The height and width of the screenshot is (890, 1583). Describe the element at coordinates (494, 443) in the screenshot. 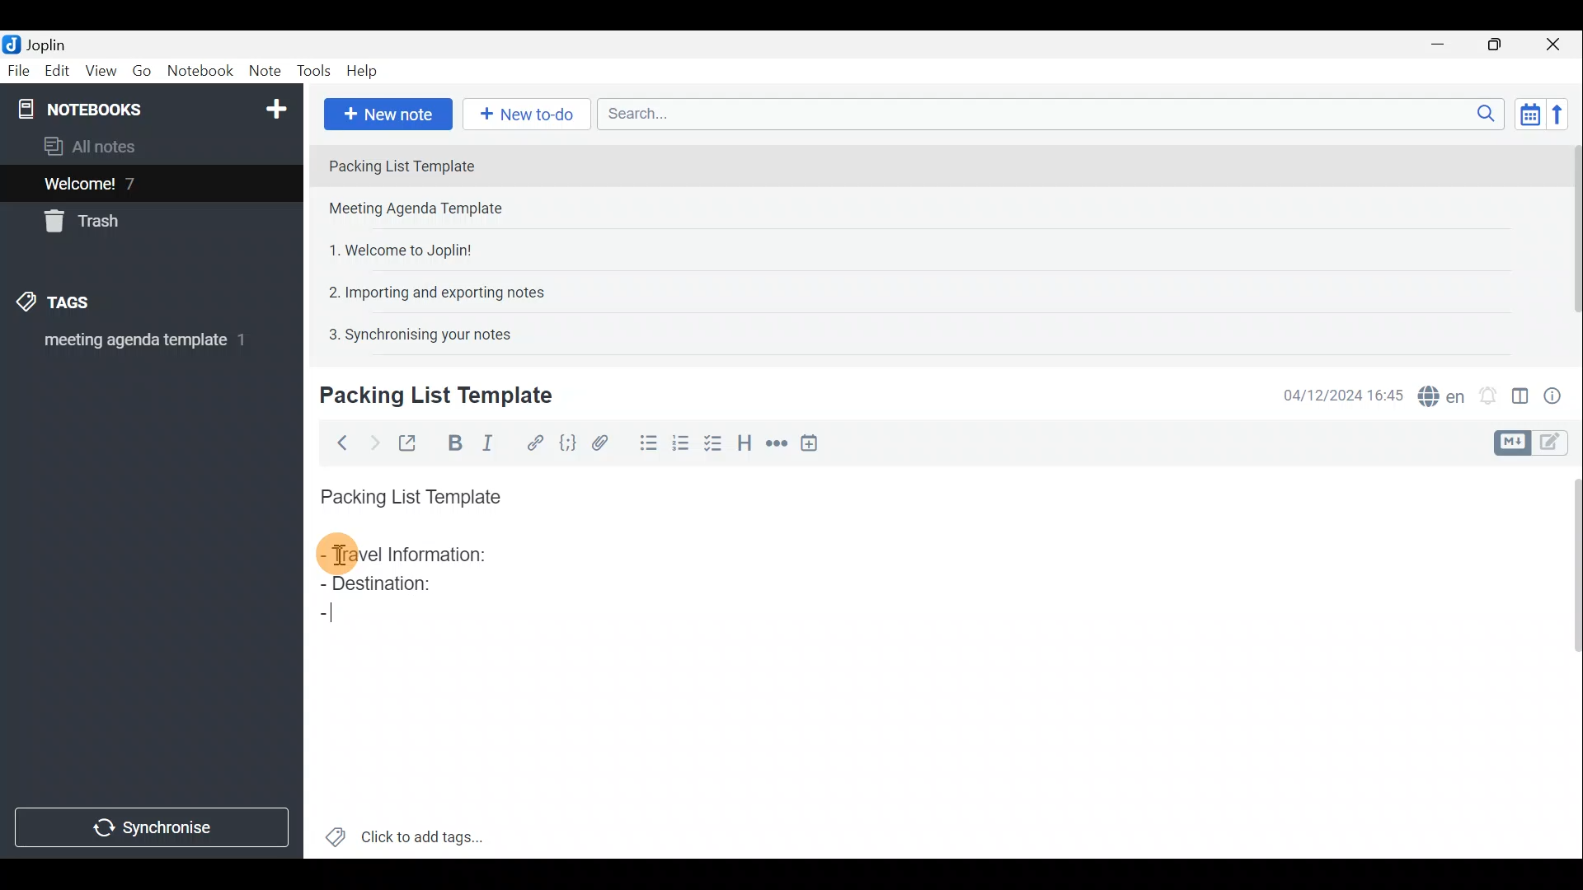

I see `Italic` at that location.